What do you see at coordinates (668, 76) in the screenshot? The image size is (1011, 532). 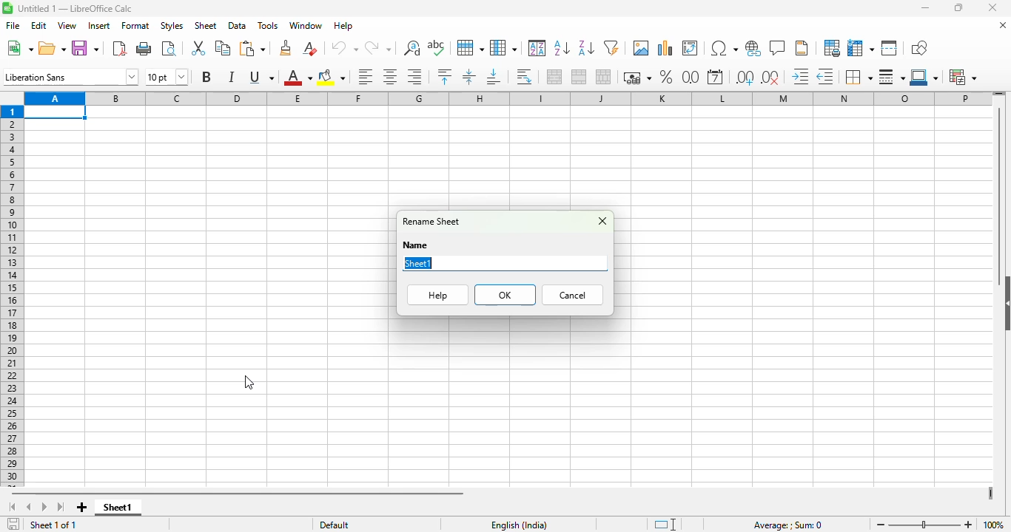 I see `format as percent` at bounding box center [668, 76].